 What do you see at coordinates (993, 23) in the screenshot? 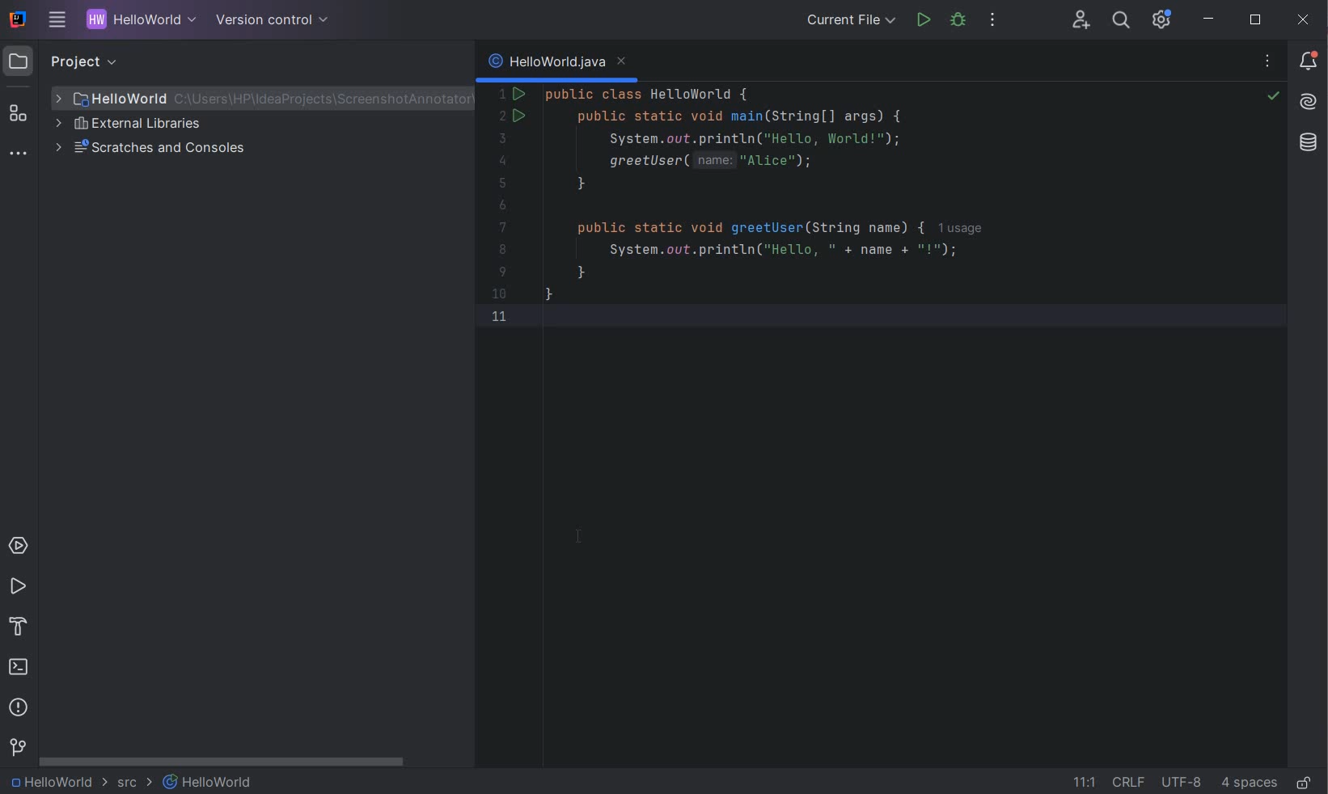
I see `MORE ACTIONS` at bounding box center [993, 23].